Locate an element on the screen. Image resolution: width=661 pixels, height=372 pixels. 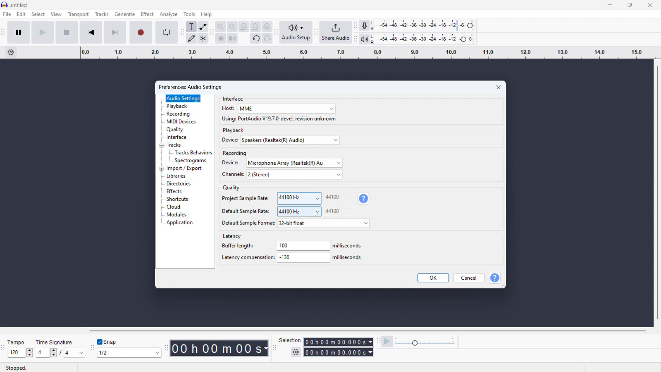
project sample rate is located at coordinates (299, 198).